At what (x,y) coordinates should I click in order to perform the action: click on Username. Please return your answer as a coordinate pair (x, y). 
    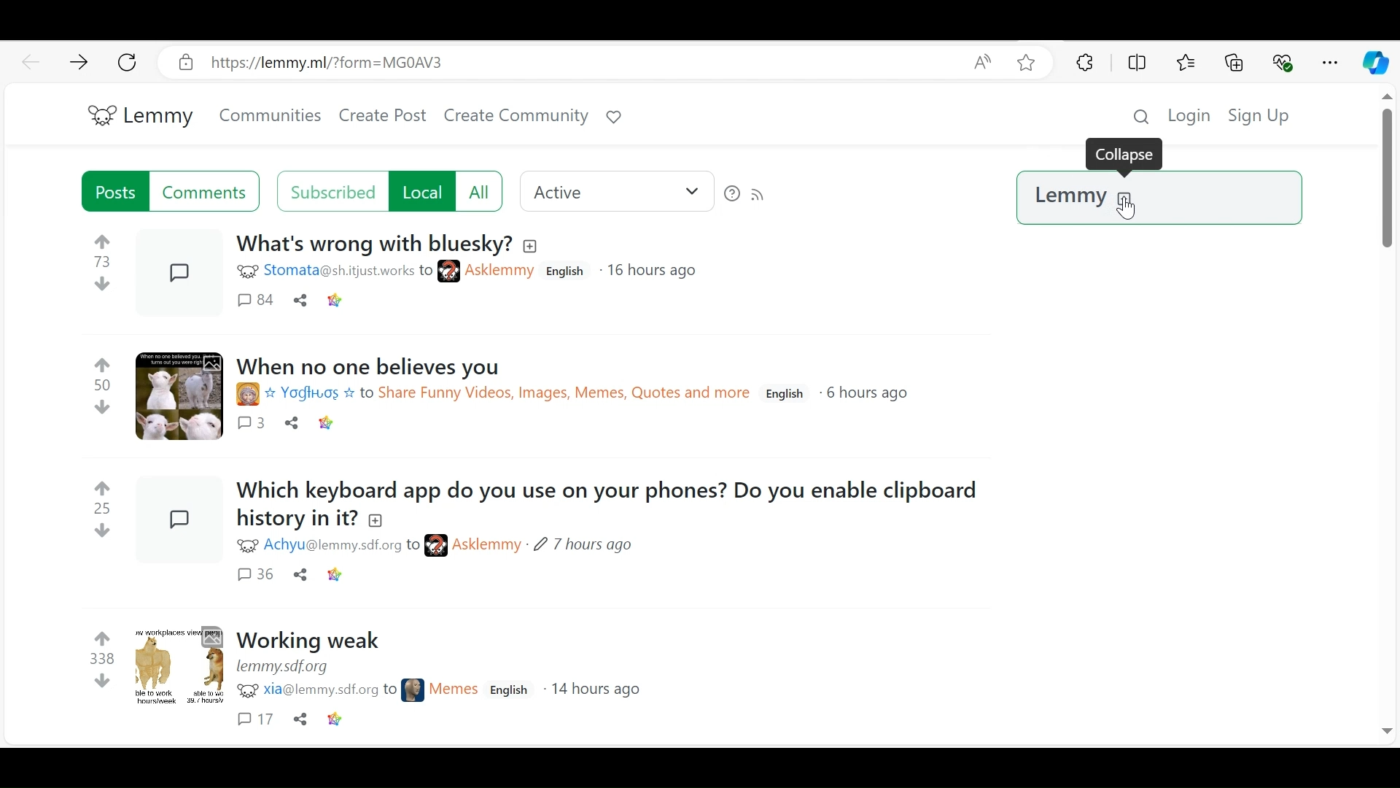
    Looking at the image, I should click on (456, 689).